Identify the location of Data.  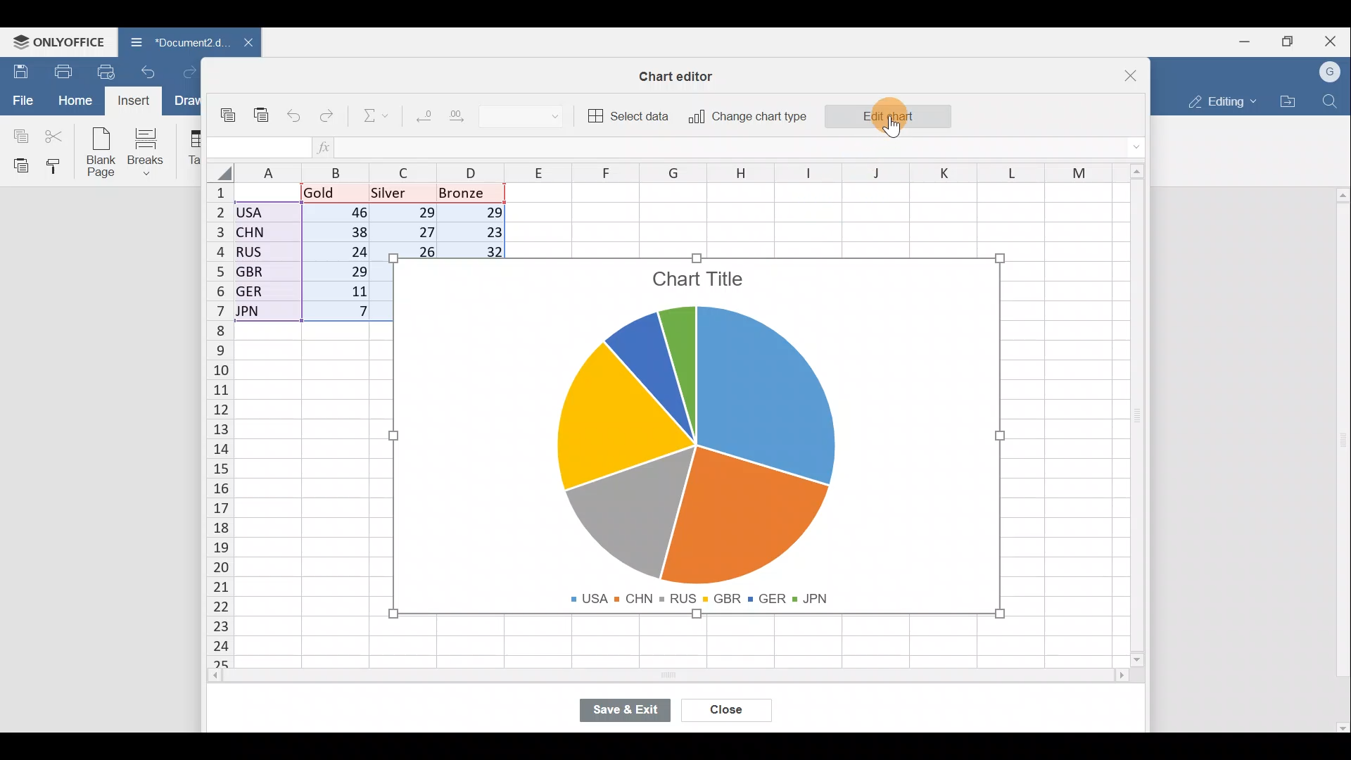
(293, 253).